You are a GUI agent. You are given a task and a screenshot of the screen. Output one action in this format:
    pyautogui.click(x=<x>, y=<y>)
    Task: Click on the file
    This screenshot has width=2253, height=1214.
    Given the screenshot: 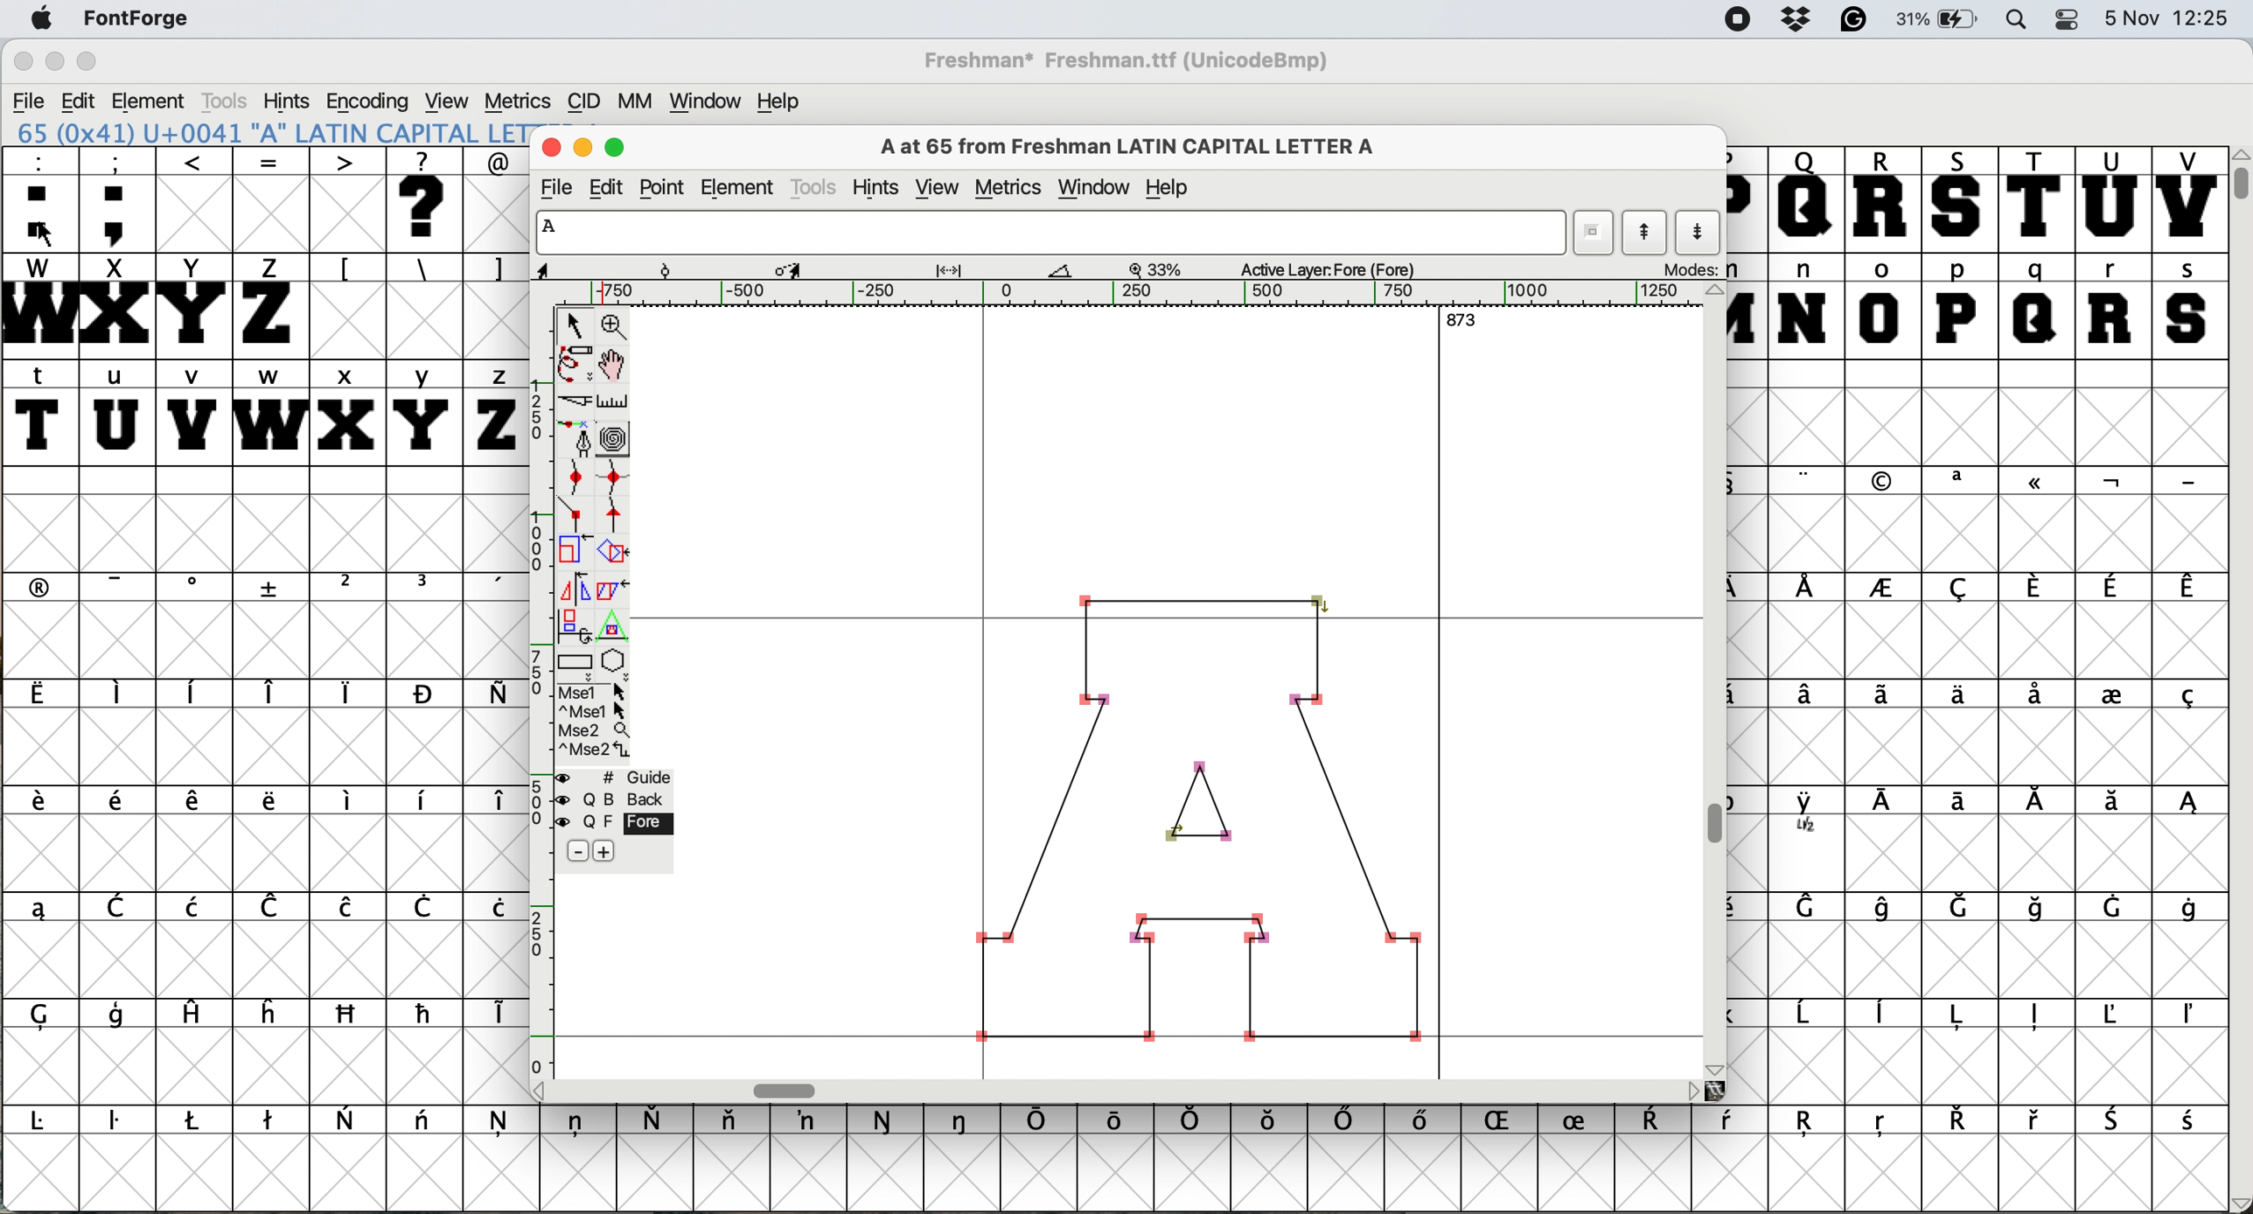 What is the action you would take?
    pyautogui.click(x=555, y=185)
    